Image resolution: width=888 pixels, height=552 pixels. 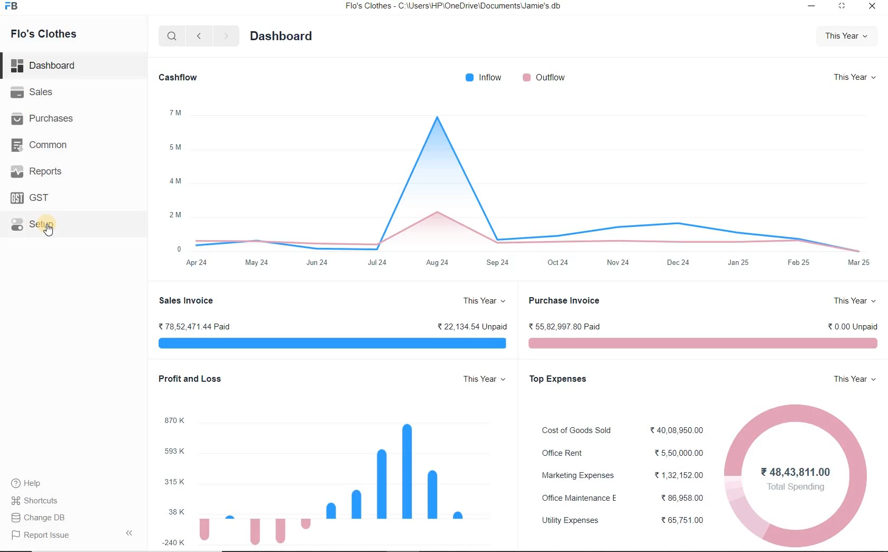 I want to click on Top Expenses, so click(x=557, y=379).